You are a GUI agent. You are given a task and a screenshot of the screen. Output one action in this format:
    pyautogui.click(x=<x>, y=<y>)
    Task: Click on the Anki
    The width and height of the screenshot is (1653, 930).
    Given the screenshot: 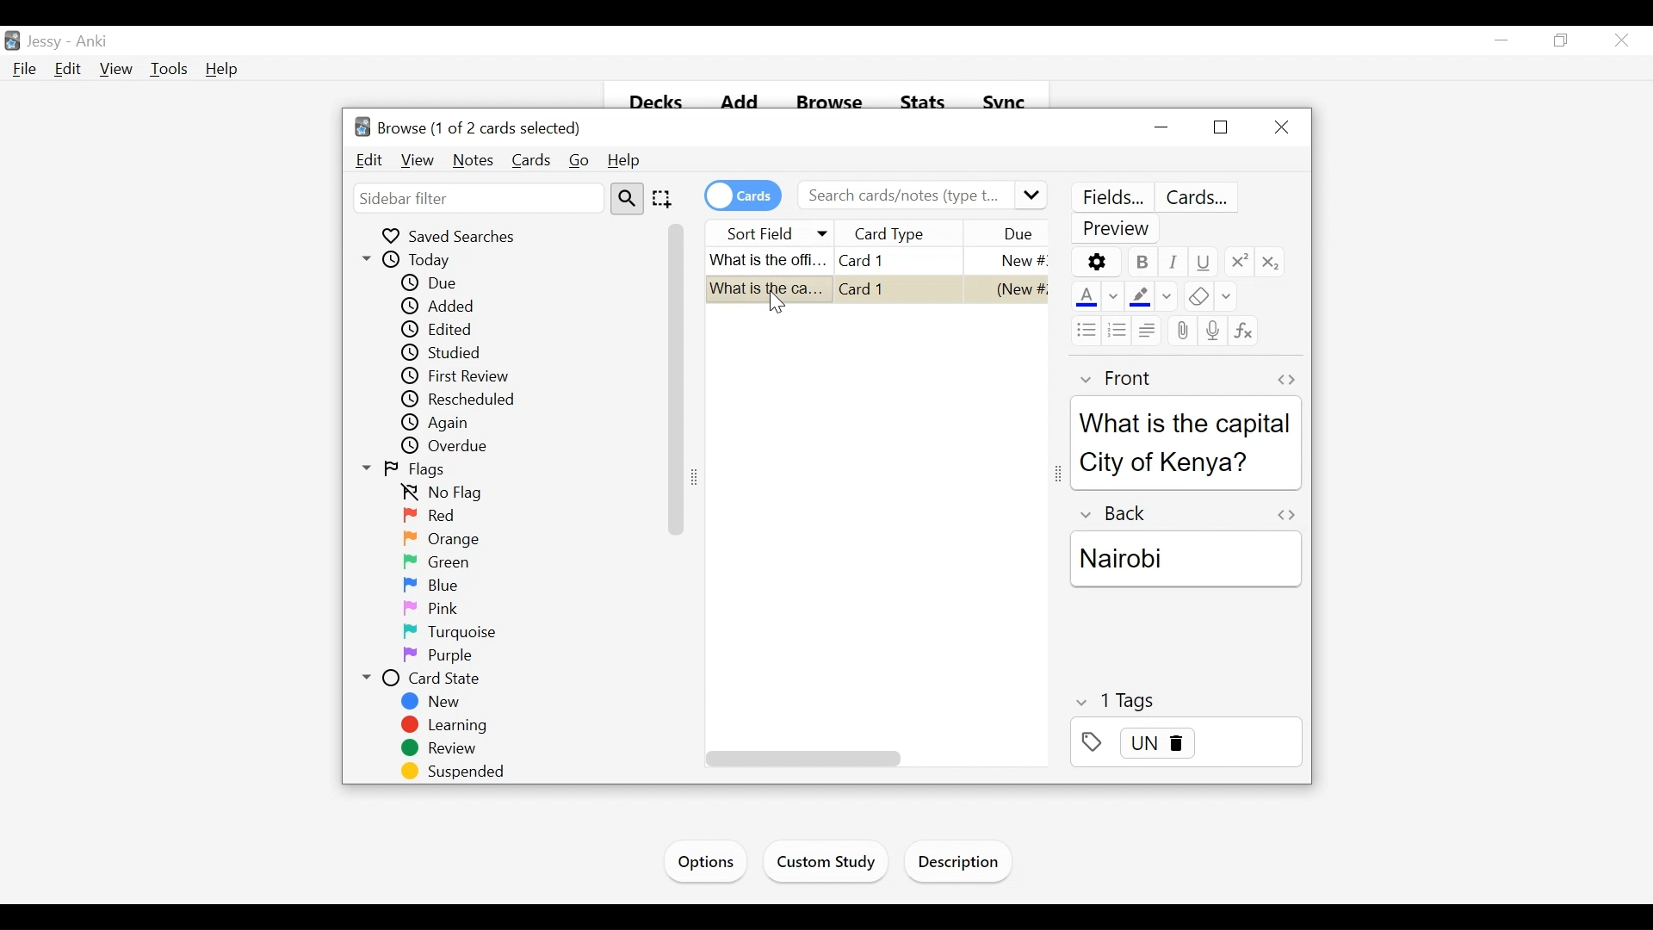 What is the action you would take?
    pyautogui.click(x=96, y=42)
    